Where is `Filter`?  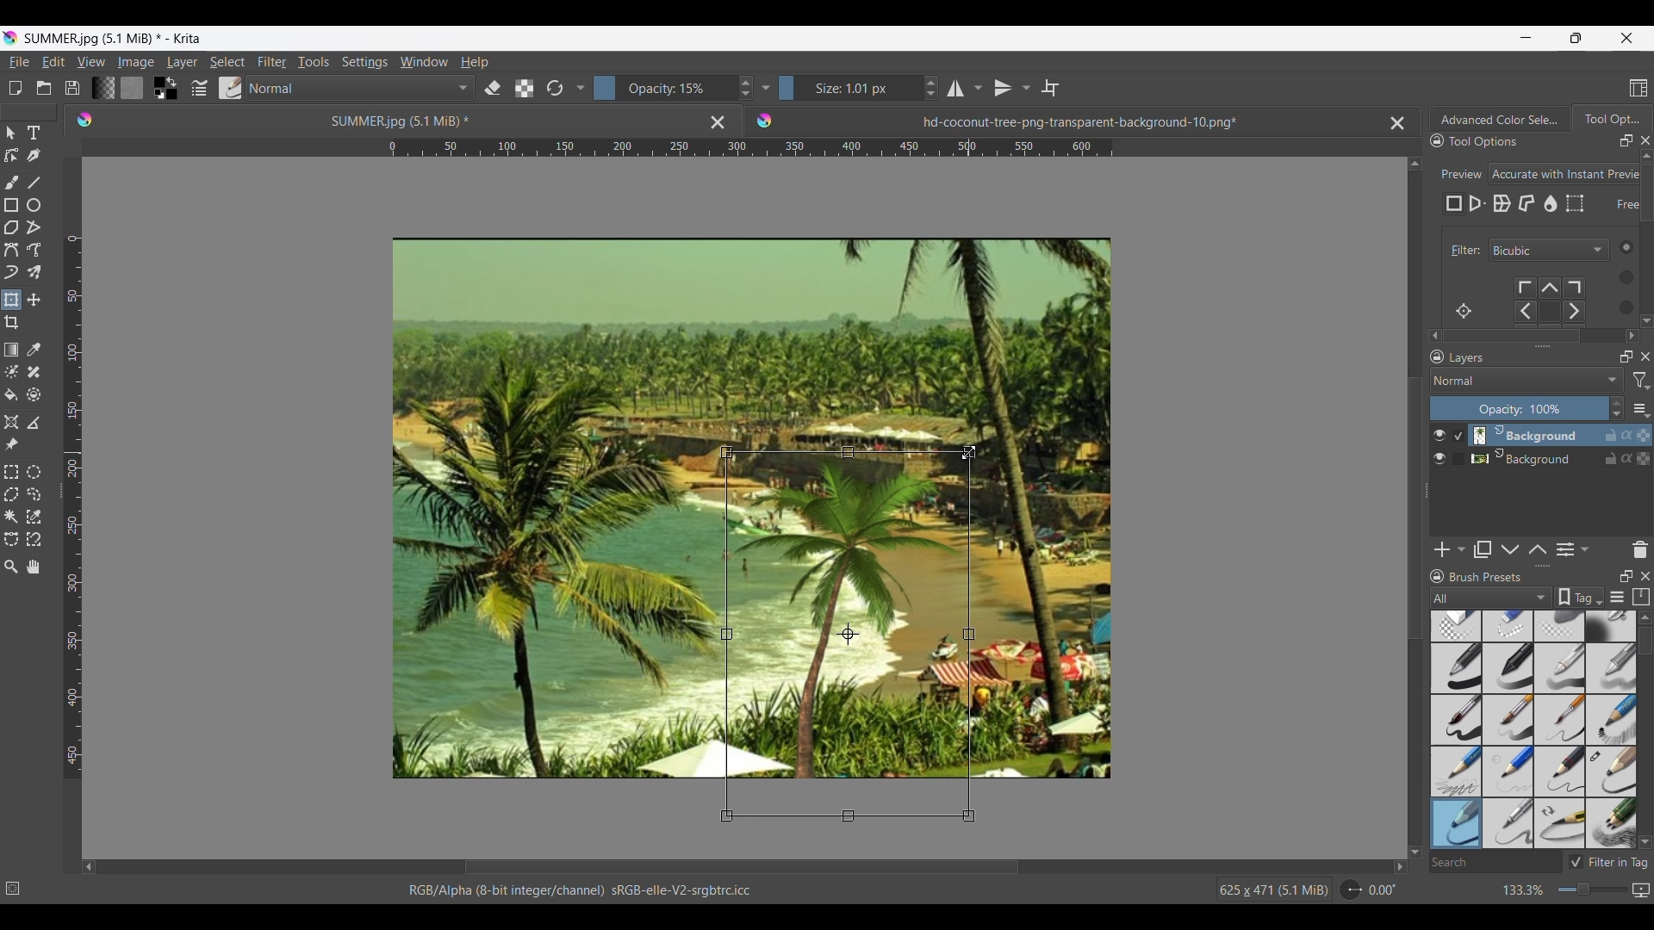
Filter is located at coordinates (271, 62).